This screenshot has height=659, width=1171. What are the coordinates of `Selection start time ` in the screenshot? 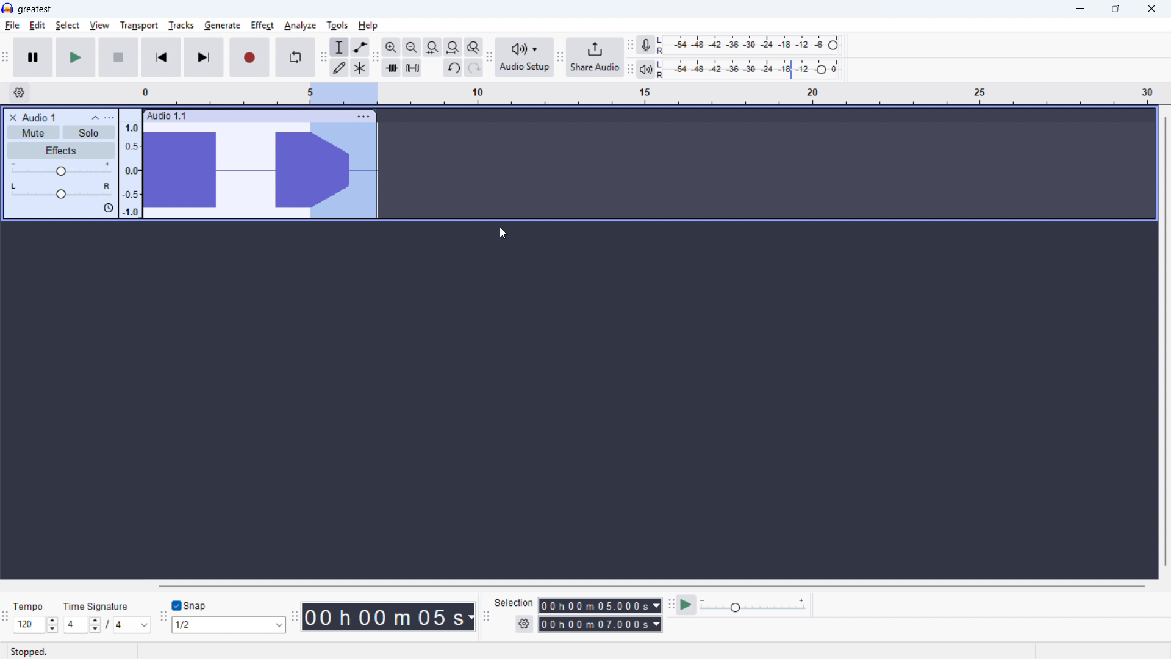 It's located at (601, 605).